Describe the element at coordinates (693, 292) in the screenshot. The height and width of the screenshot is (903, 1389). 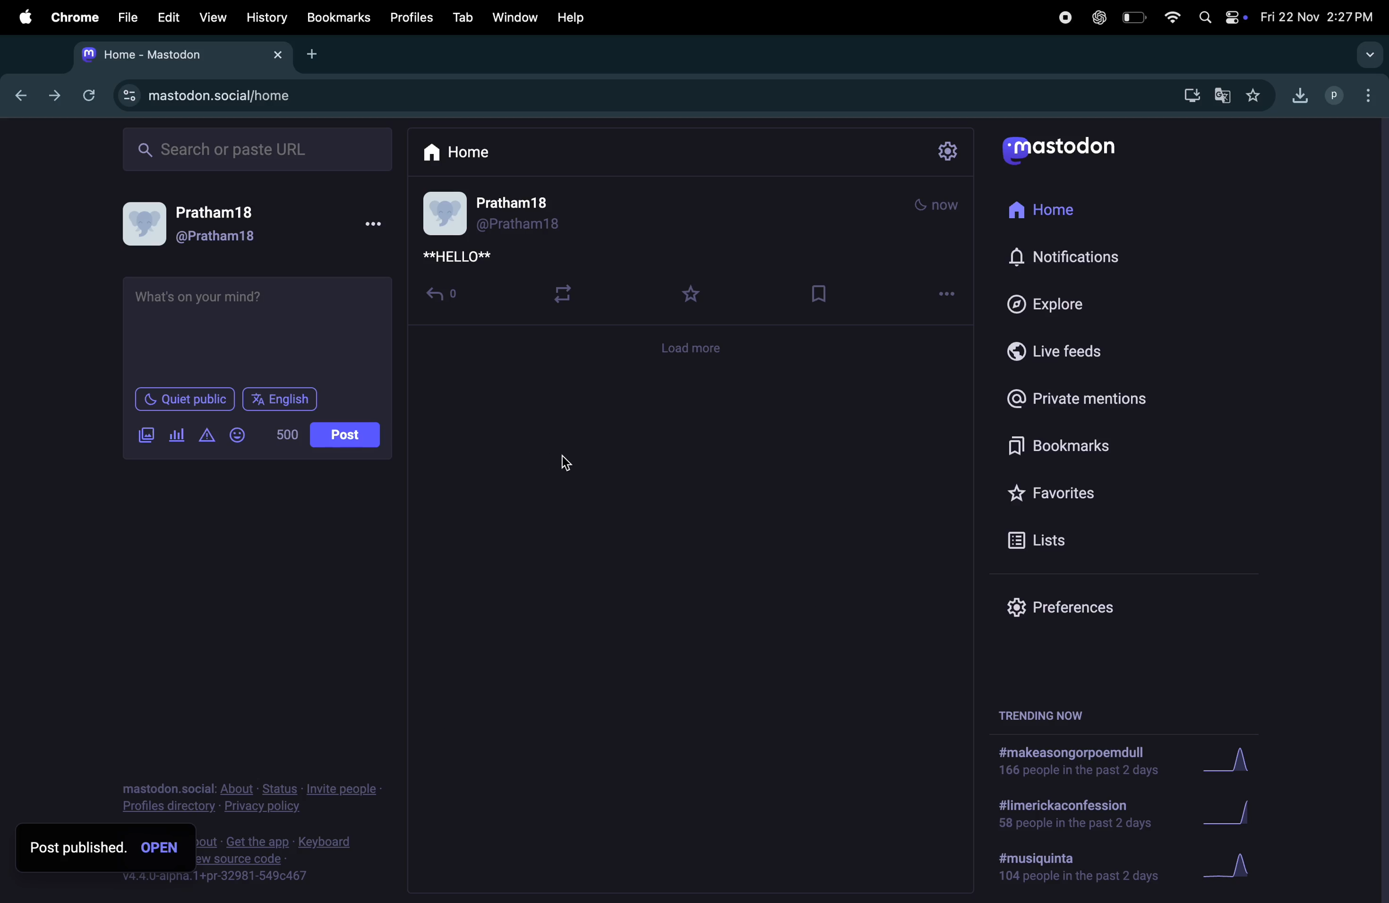
I see `starred` at that location.